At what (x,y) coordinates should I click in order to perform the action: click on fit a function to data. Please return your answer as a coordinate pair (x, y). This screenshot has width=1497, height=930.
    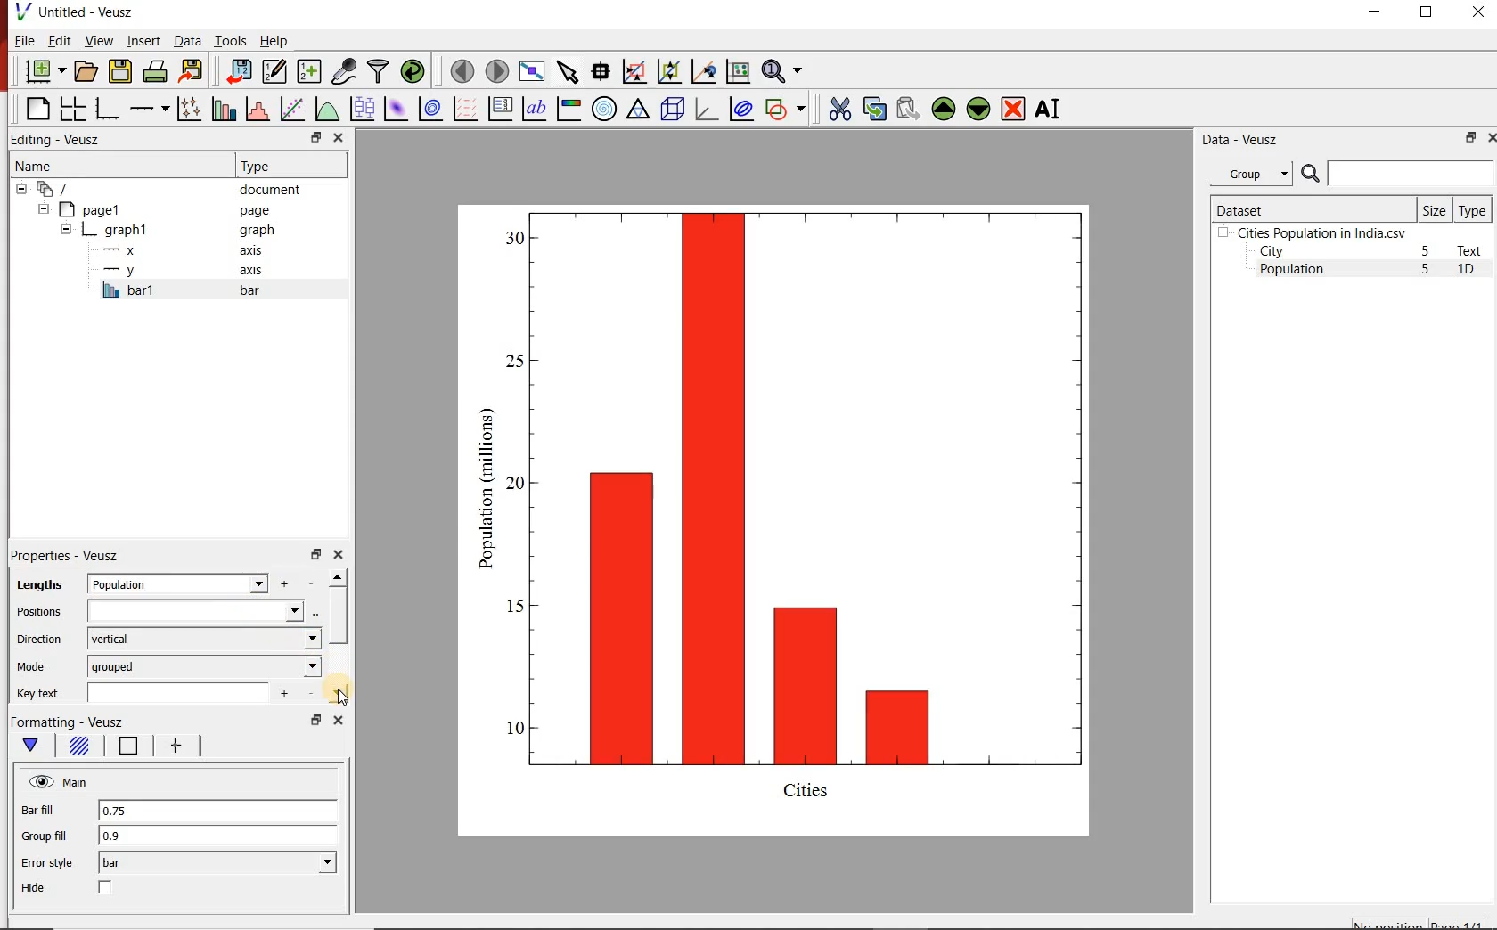
    Looking at the image, I should click on (291, 108).